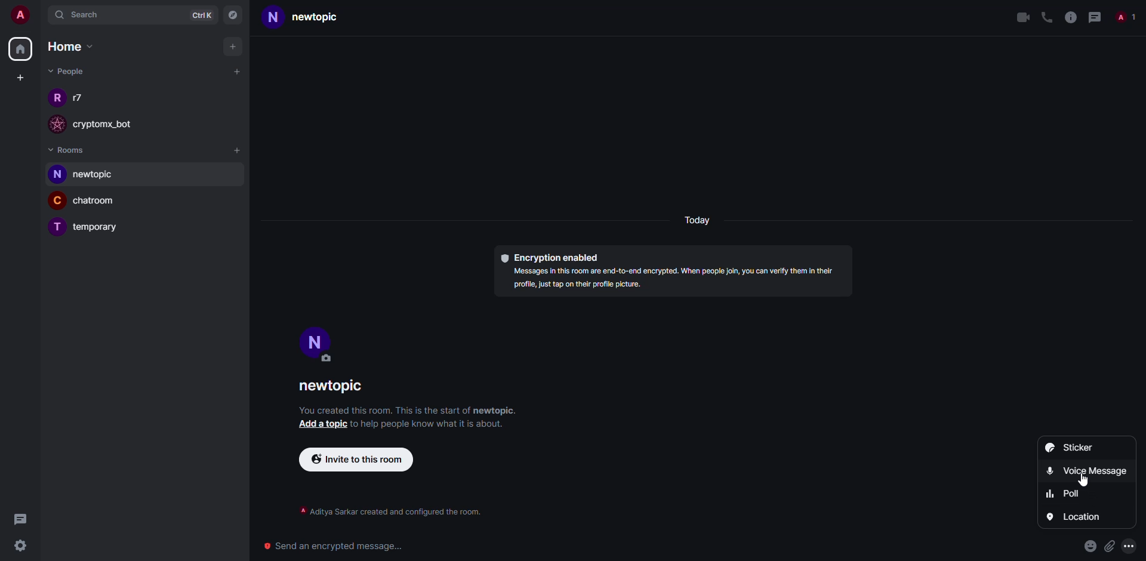 This screenshot has height=561, width=1146. I want to click on home, so click(18, 51).